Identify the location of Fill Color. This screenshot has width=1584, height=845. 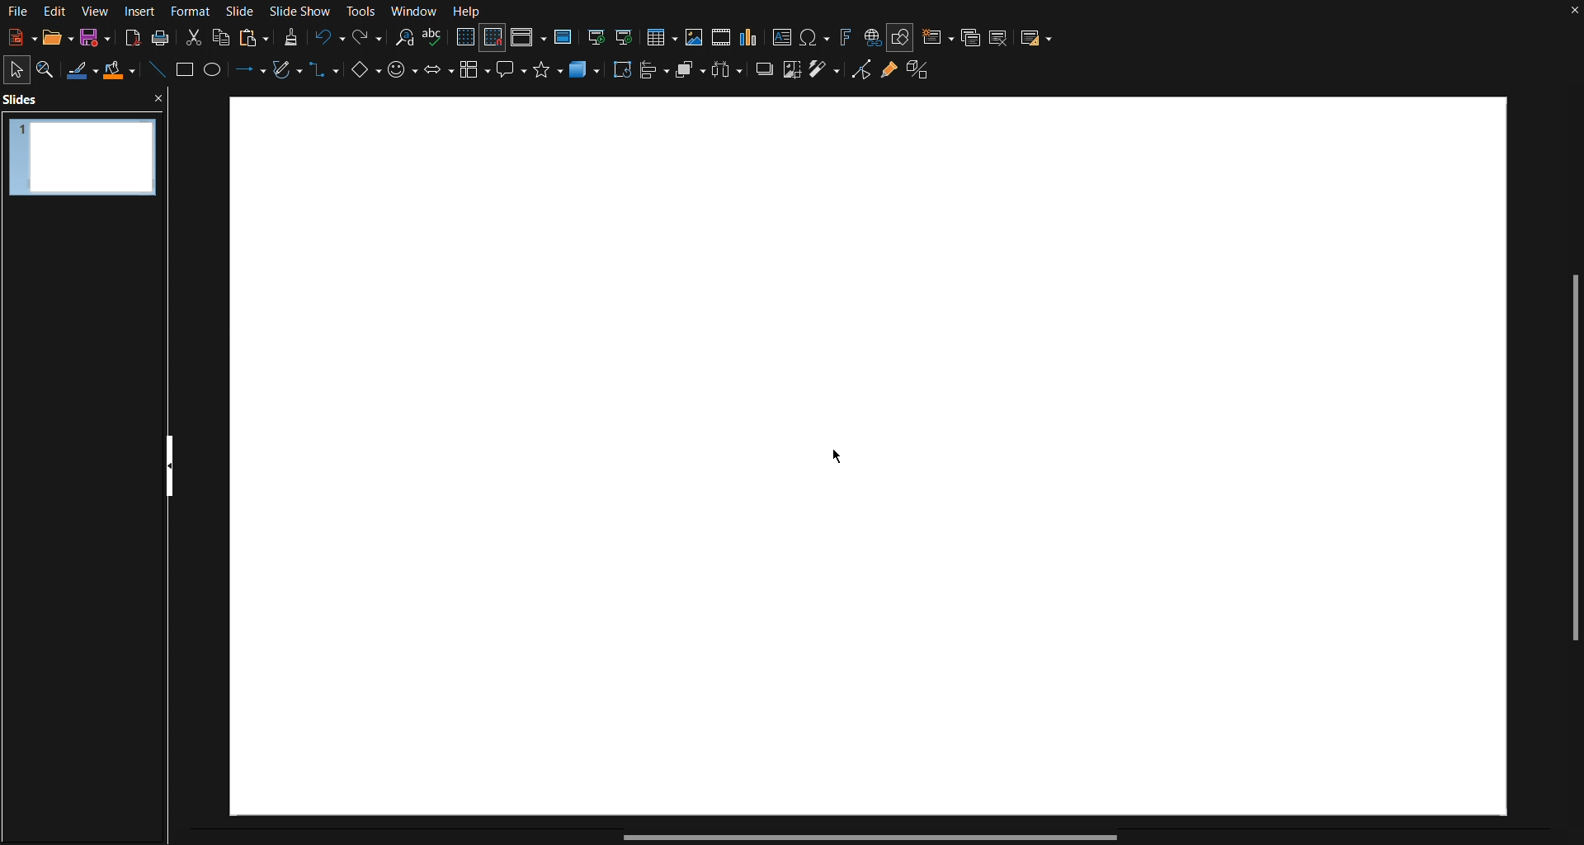
(120, 72).